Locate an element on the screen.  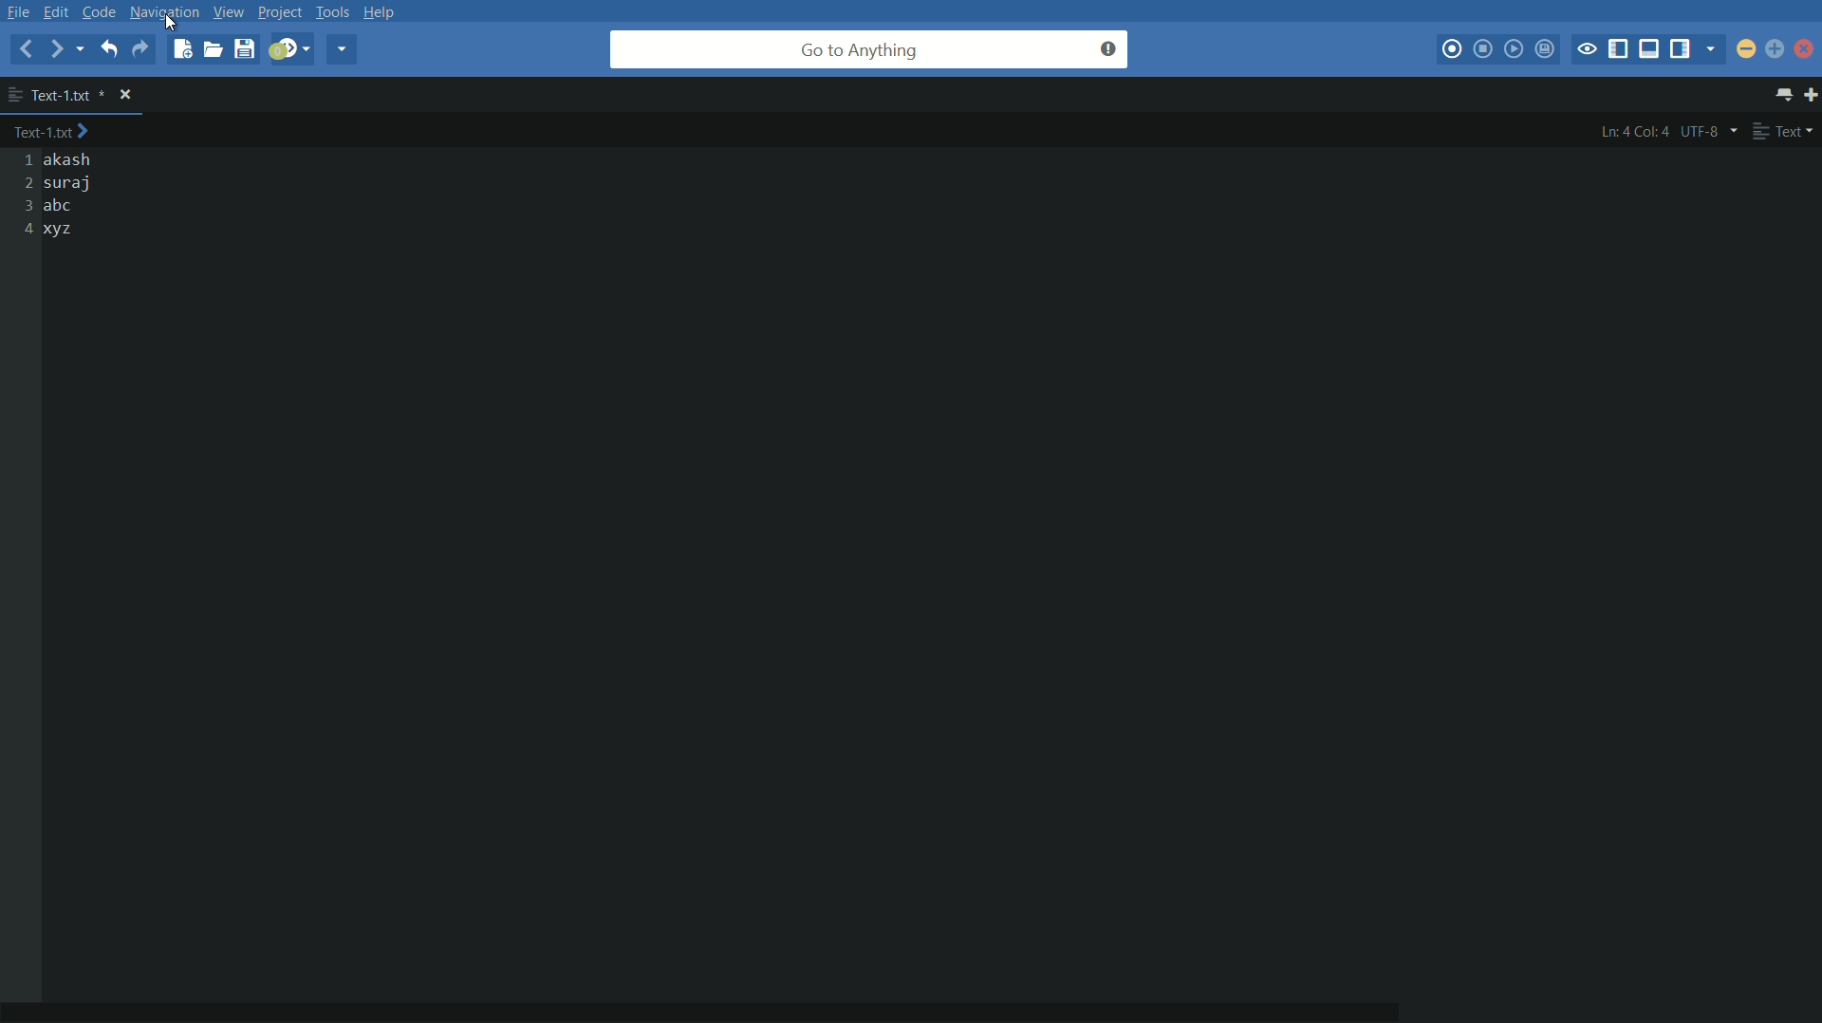
play last macro is located at coordinates (1514, 49).